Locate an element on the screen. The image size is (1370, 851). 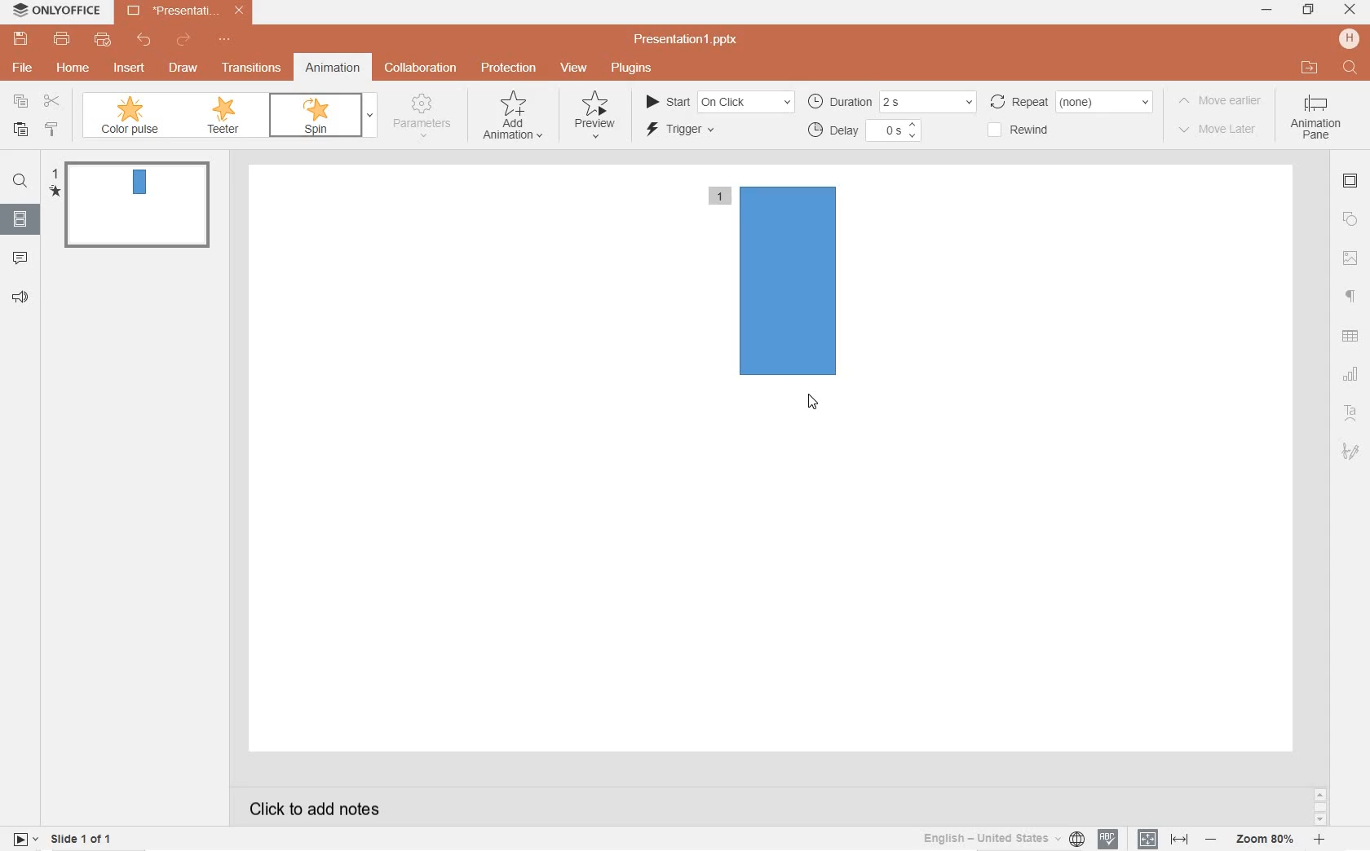
spin animation added to slide 1 is located at coordinates (134, 205).